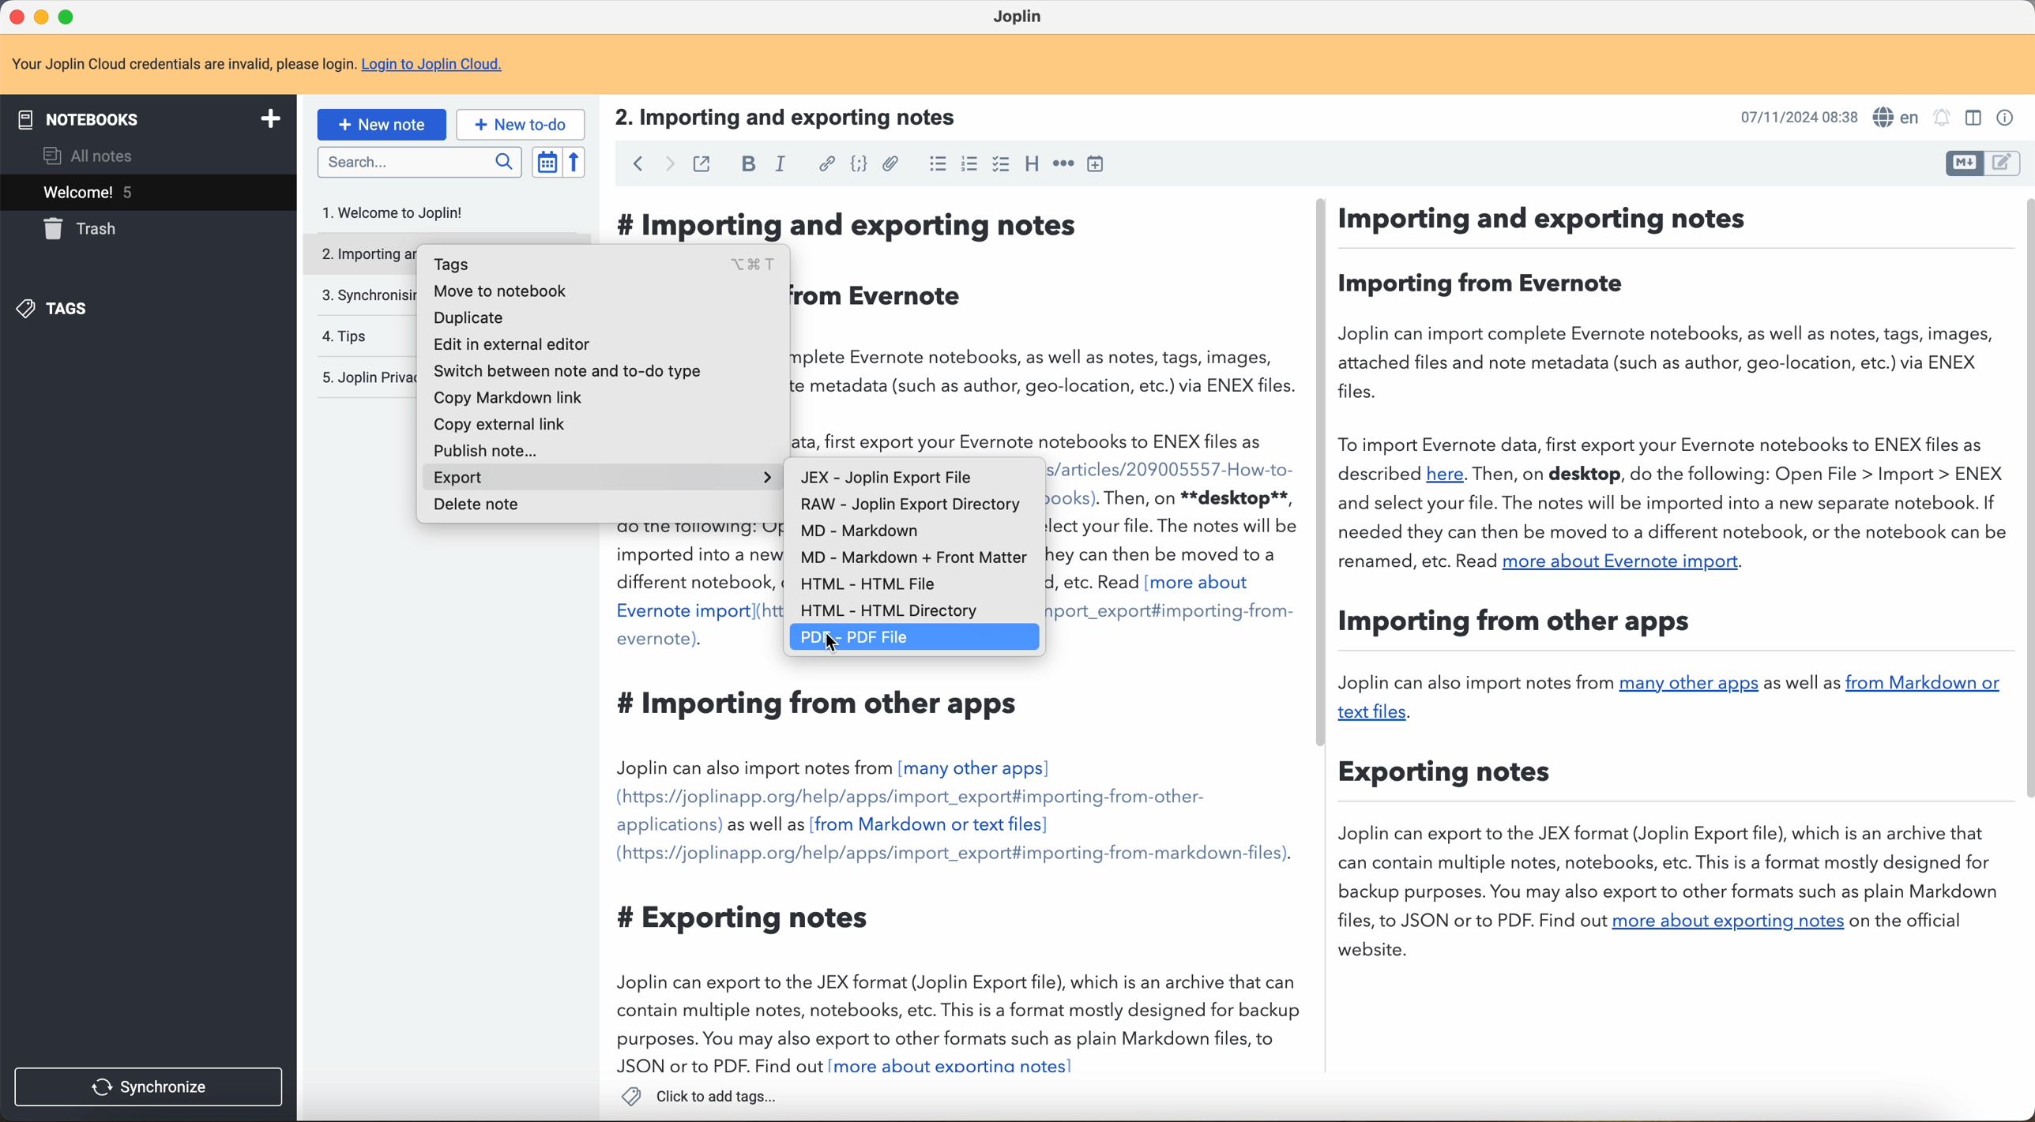  Describe the element at coordinates (419, 161) in the screenshot. I see `search bar` at that location.